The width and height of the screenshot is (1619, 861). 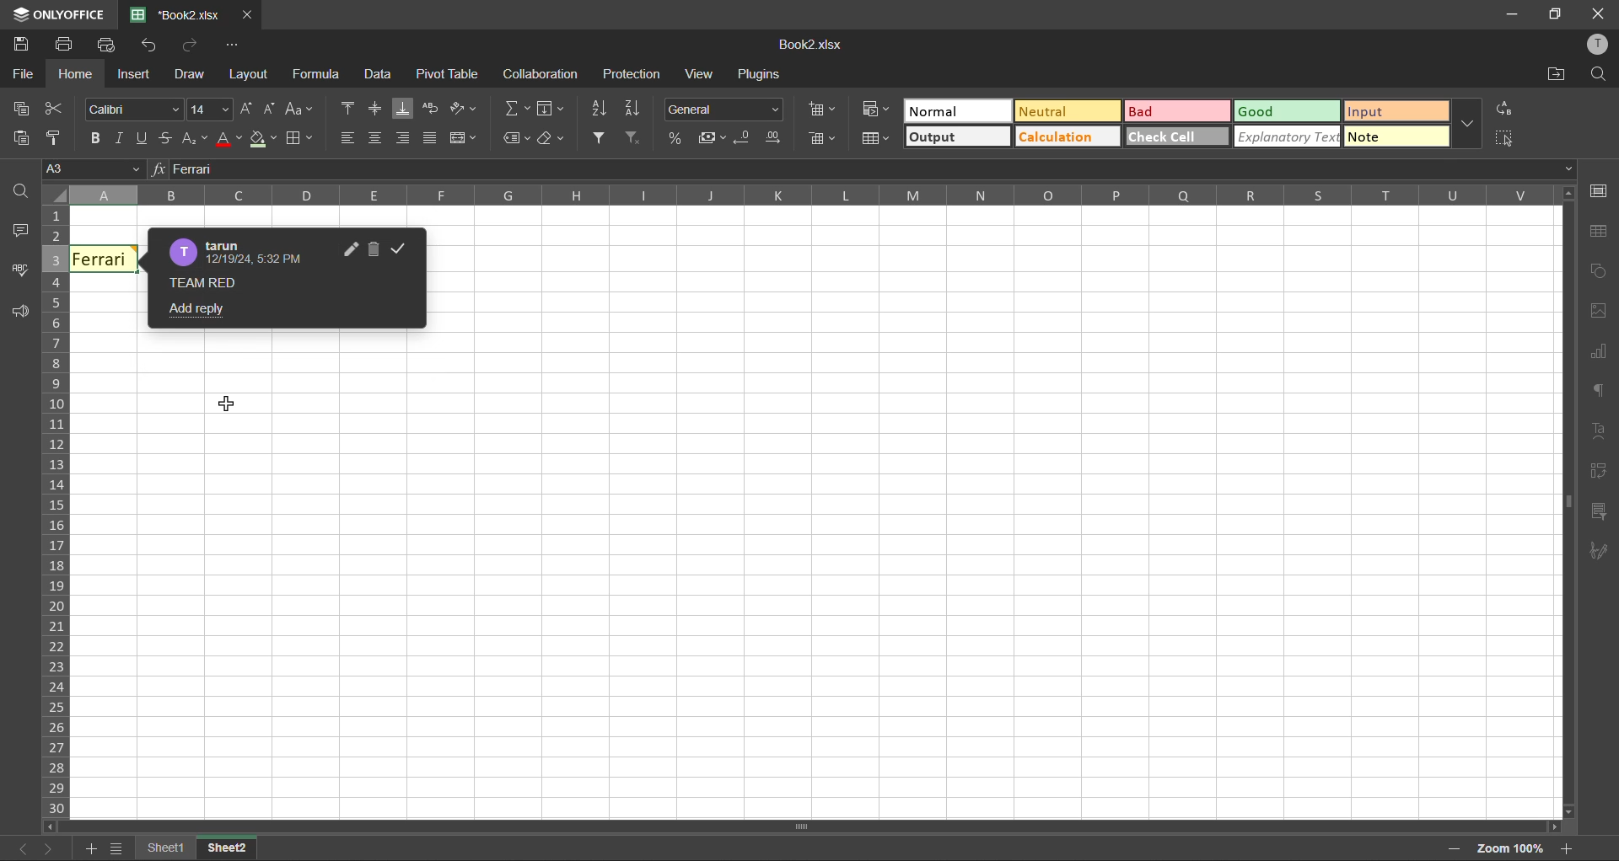 I want to click on decrease decimal, so click(x=744, y=138).